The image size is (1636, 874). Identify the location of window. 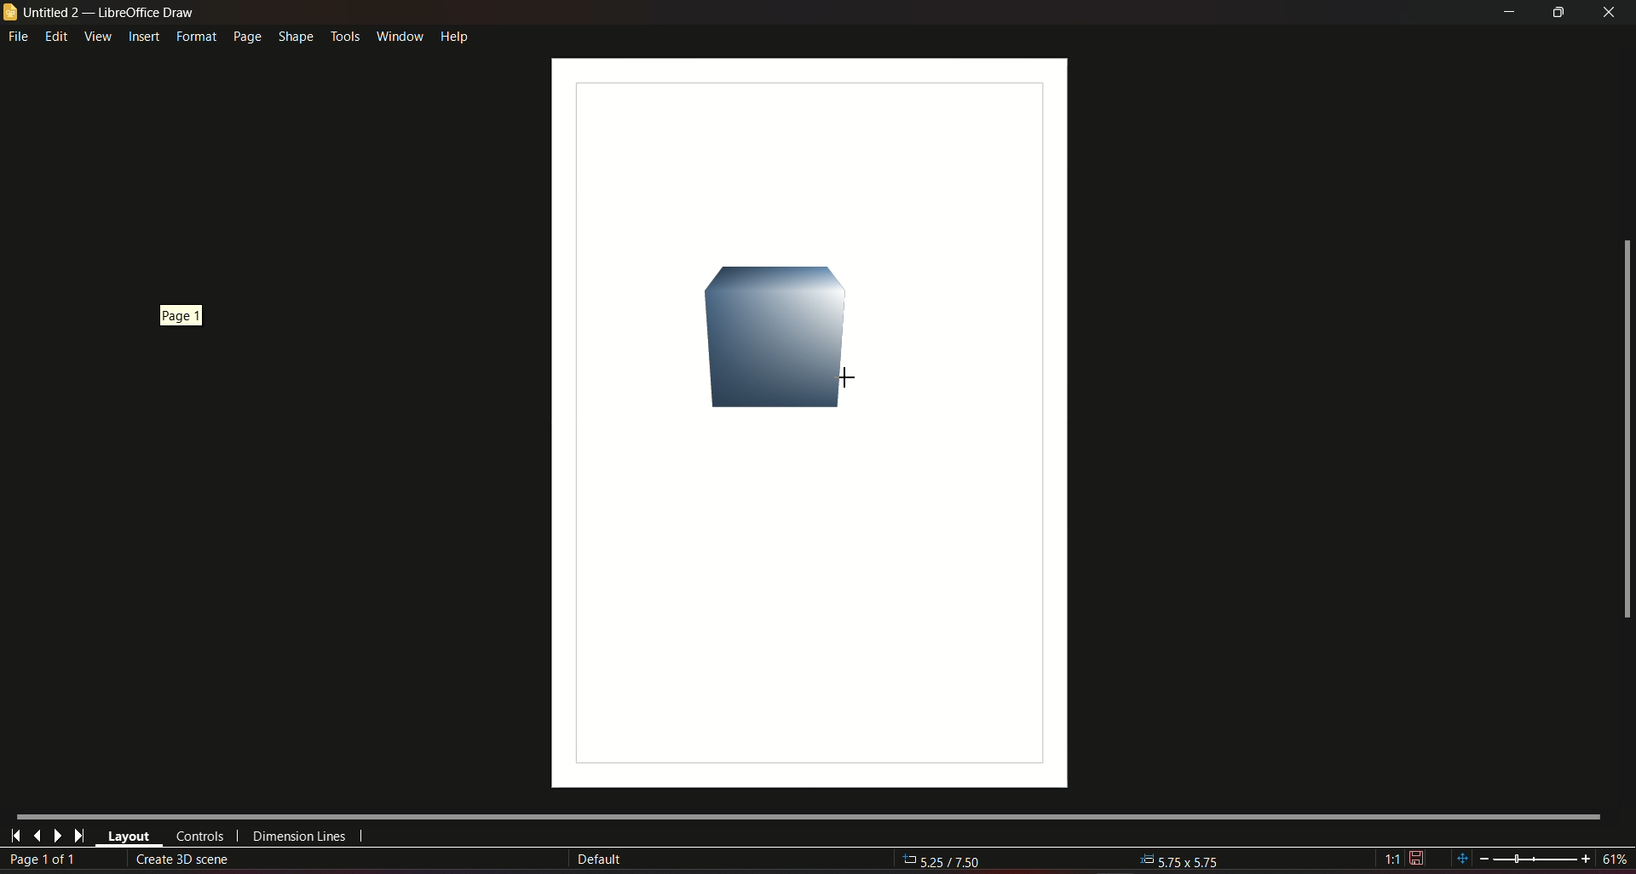
(398, 33).